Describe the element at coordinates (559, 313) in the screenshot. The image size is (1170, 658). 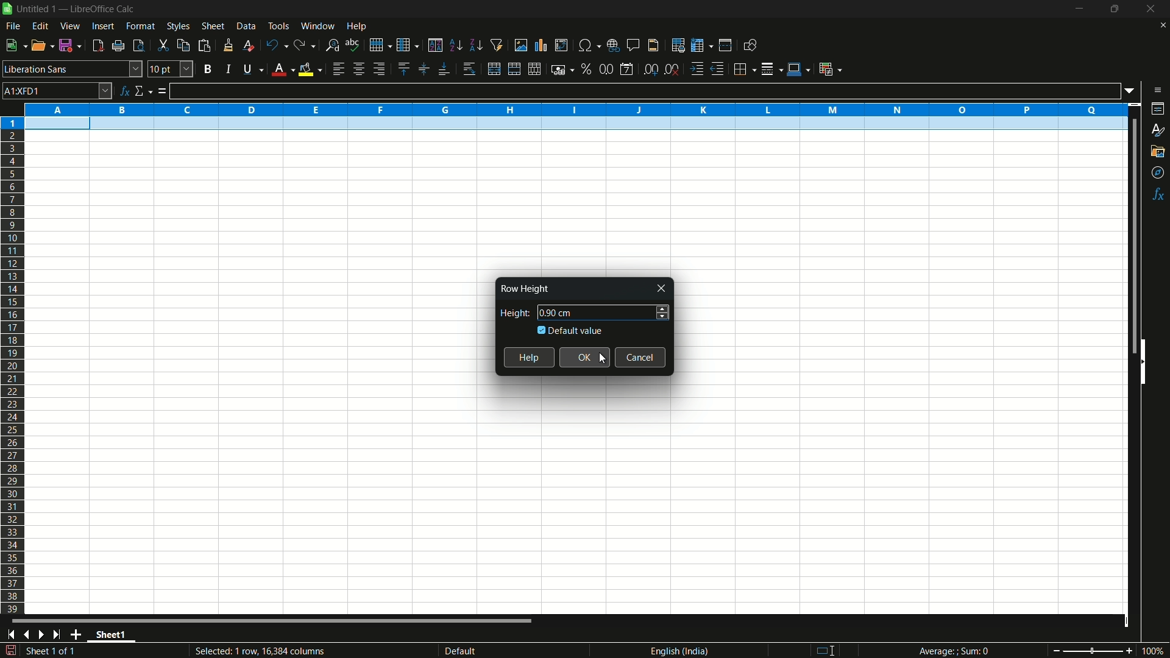
I see `height 0.90 cm` at that location.